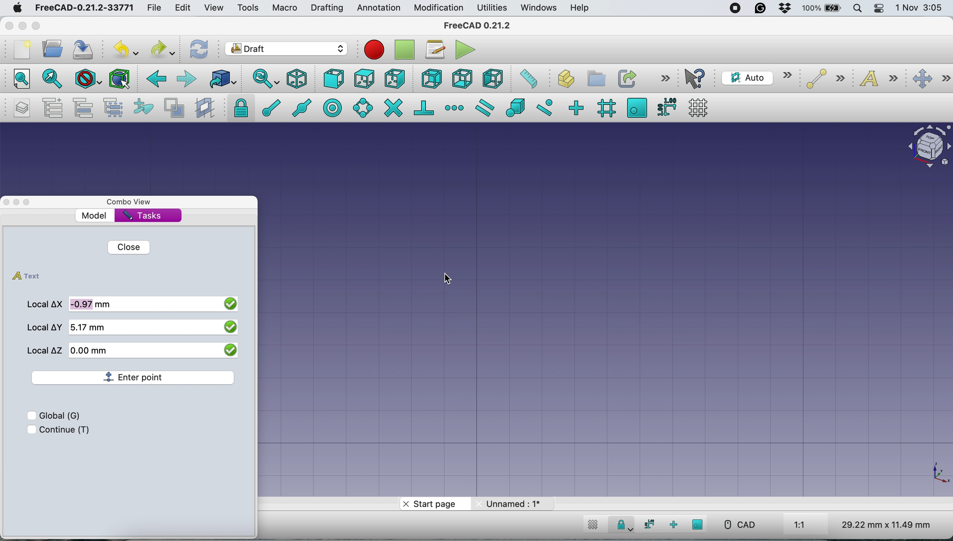  What do you see at coordinates (537, 7) in the screenshot?
I see `windows` at bounding box center [537, 7].